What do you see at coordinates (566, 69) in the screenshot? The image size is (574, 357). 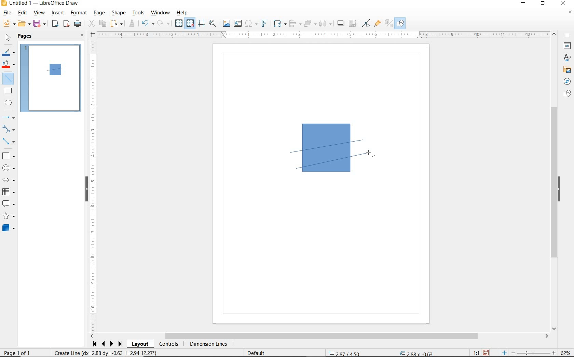 I see `GALLERY` at bounding box center [566, 69].